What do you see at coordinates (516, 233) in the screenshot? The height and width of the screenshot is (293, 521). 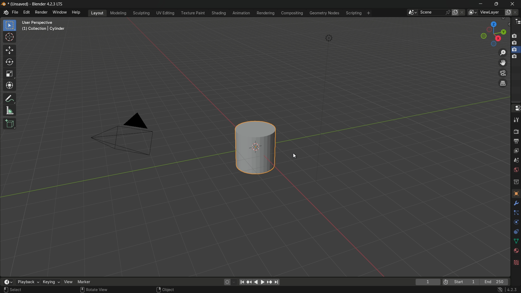 I see `constraints` at bounding box center [516, 233].